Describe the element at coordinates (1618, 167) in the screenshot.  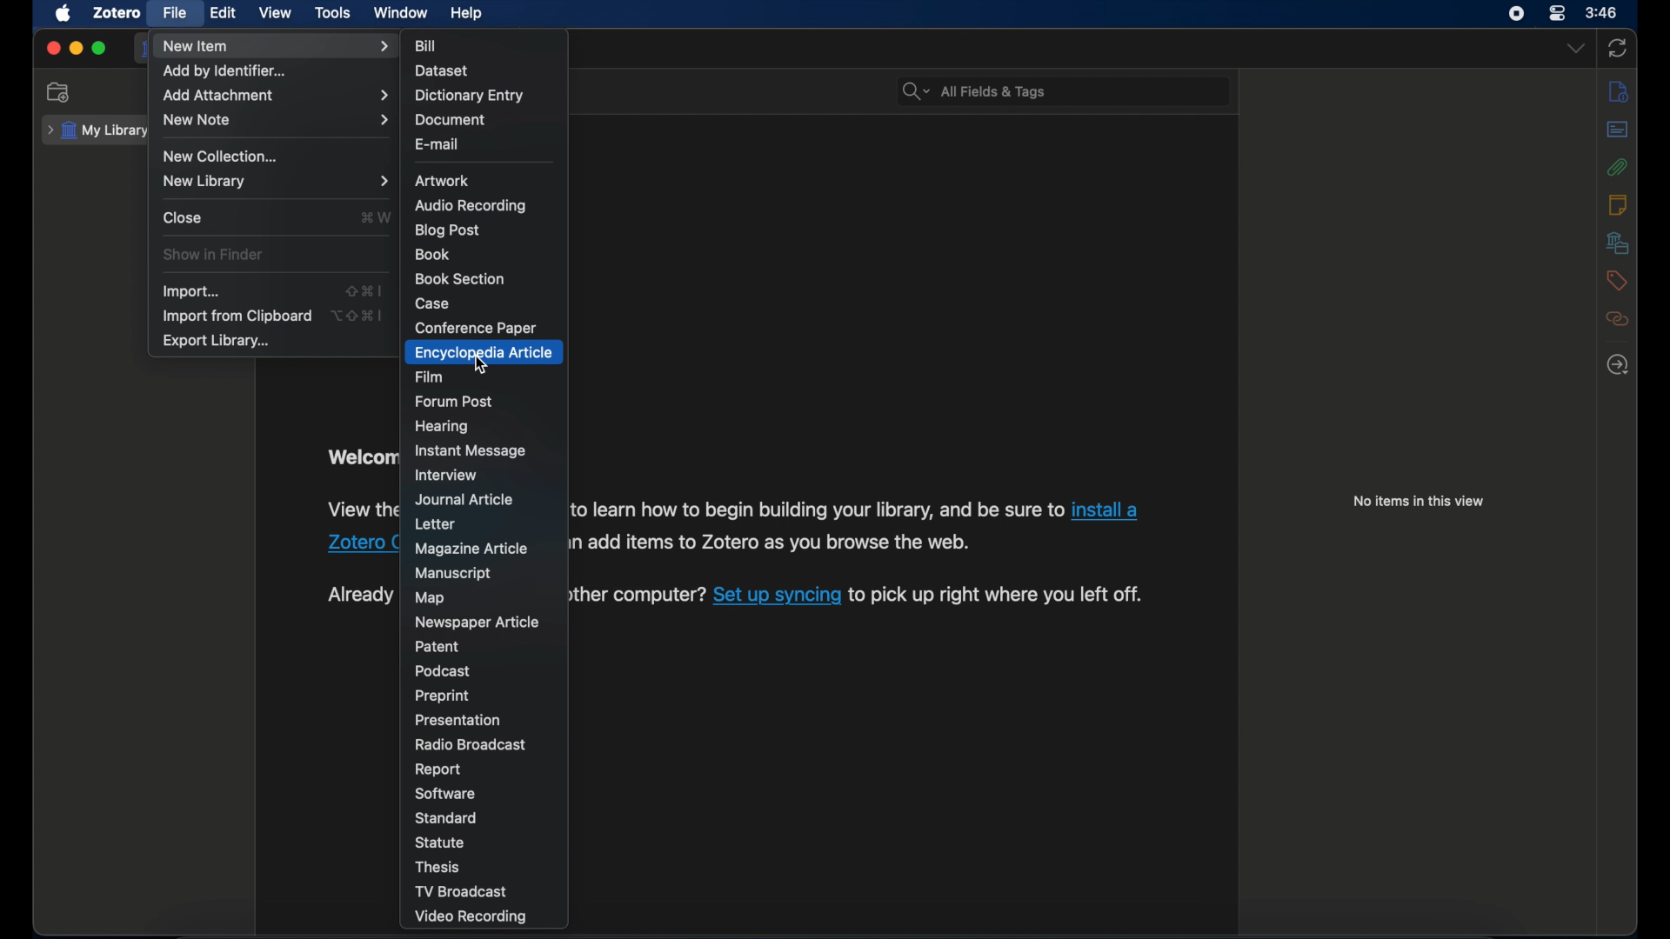
I see `attachments` at that location.